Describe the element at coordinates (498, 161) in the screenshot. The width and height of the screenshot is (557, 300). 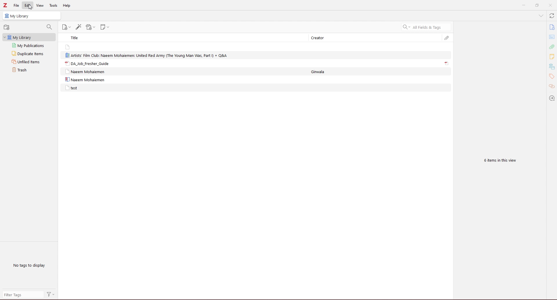
I see `6 items in this view` at that location.